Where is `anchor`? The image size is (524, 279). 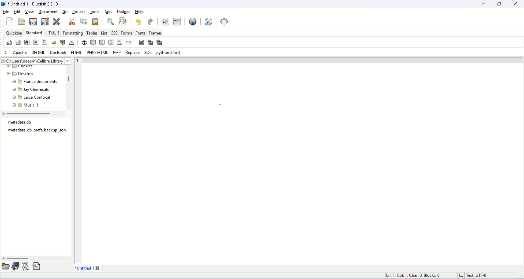 anchor is located at coordinates (84, 43).